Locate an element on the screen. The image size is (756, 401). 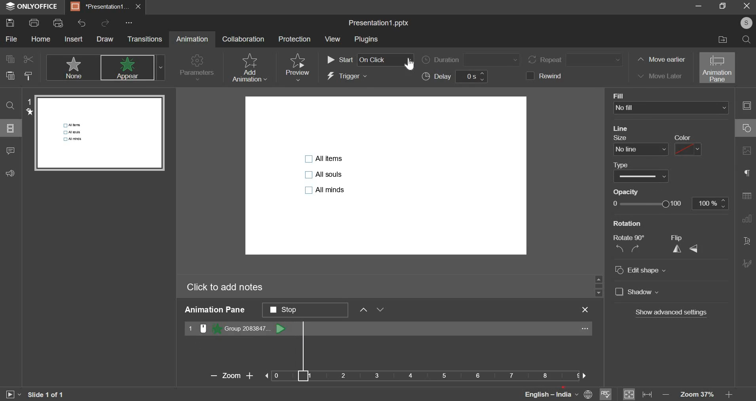
start order is located at coordinates (370, 60).